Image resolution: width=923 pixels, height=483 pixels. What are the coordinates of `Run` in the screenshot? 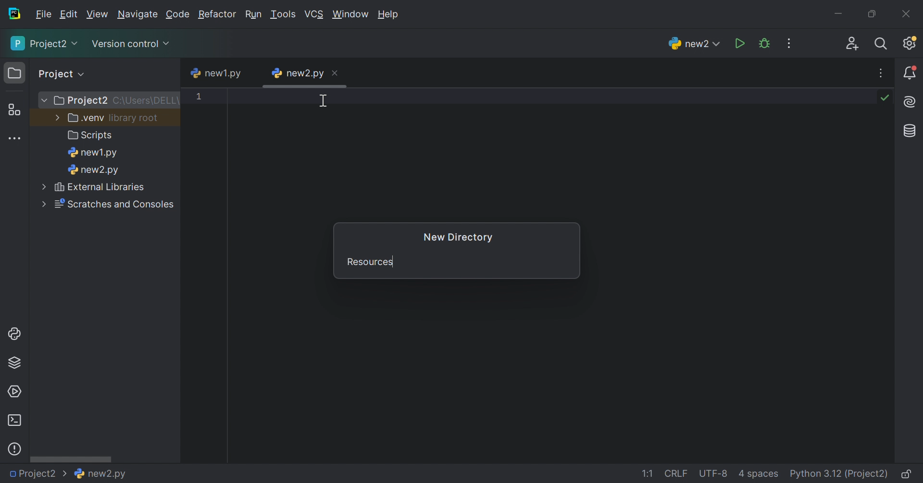 It's located at (740, 44).